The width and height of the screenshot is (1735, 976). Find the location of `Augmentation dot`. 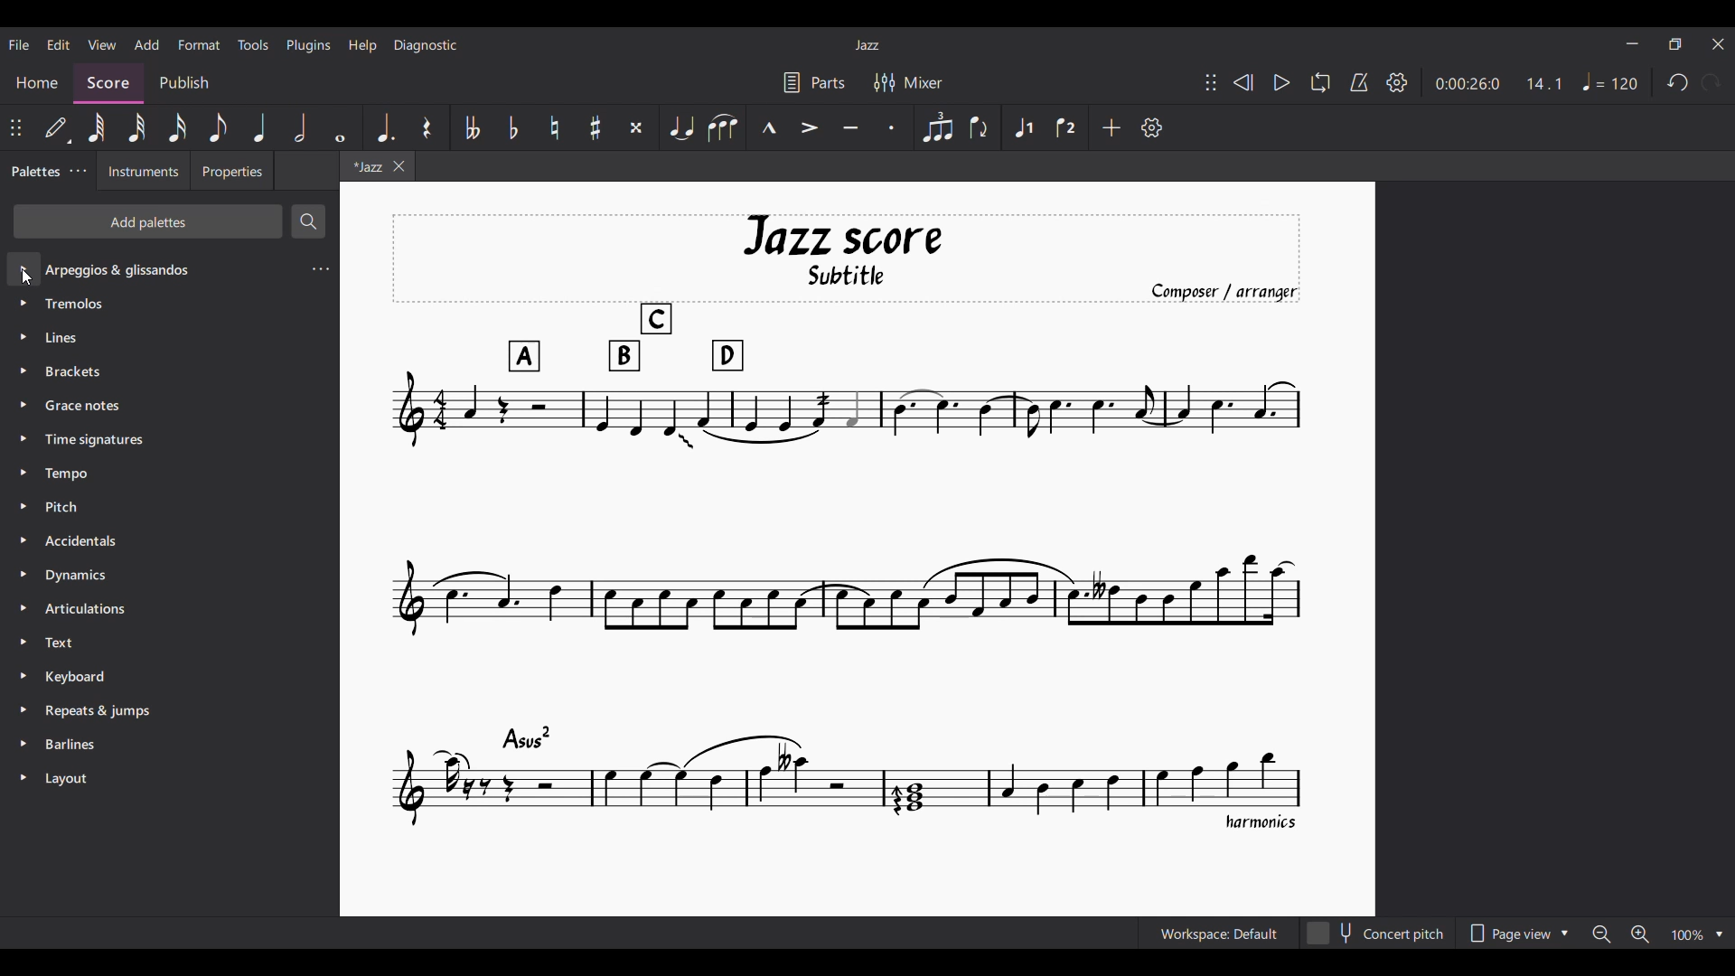

Augmentation dot is located at coordinates (384, 127).